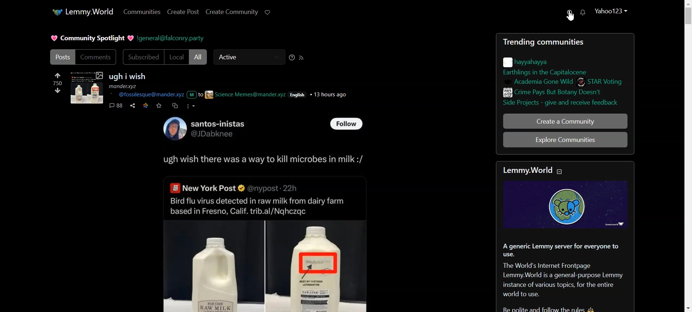 This screenshot has height=312, width=692. What do you see at coordinates (301, 57) in the screenshot?
I see `RSS` at bounding box center [301, 57].